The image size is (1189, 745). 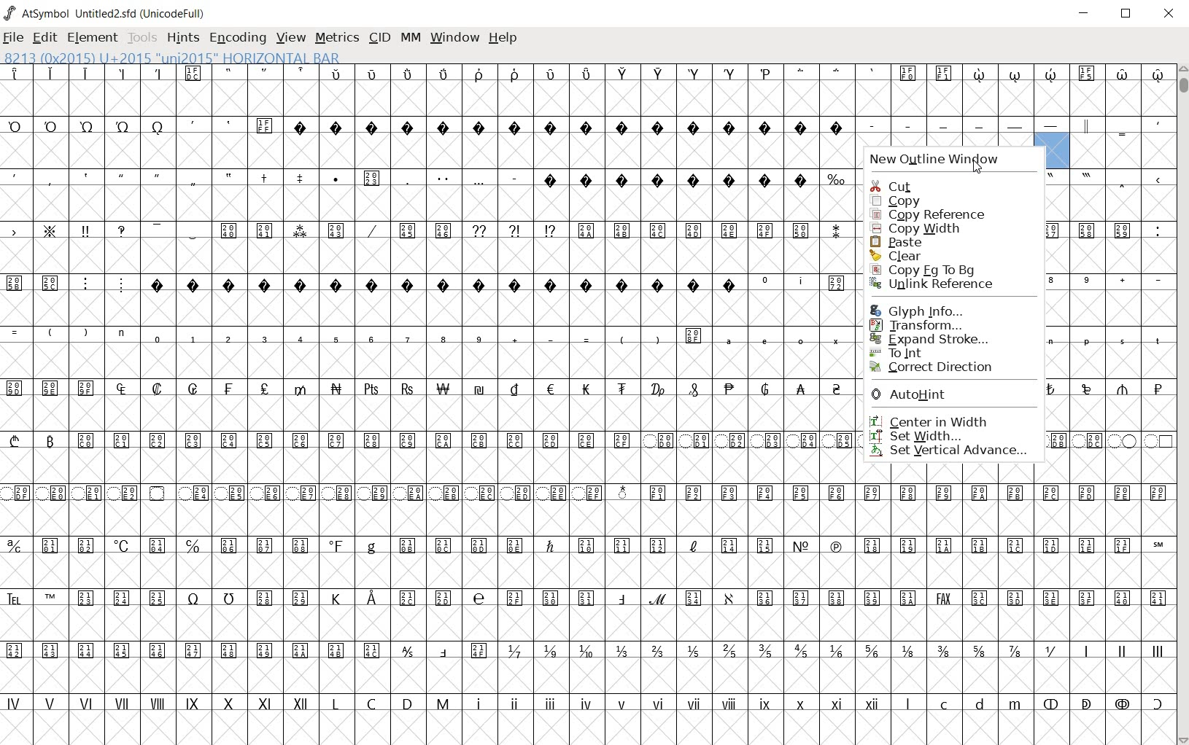 I want to click on Transform, so click(x=926, y=325).